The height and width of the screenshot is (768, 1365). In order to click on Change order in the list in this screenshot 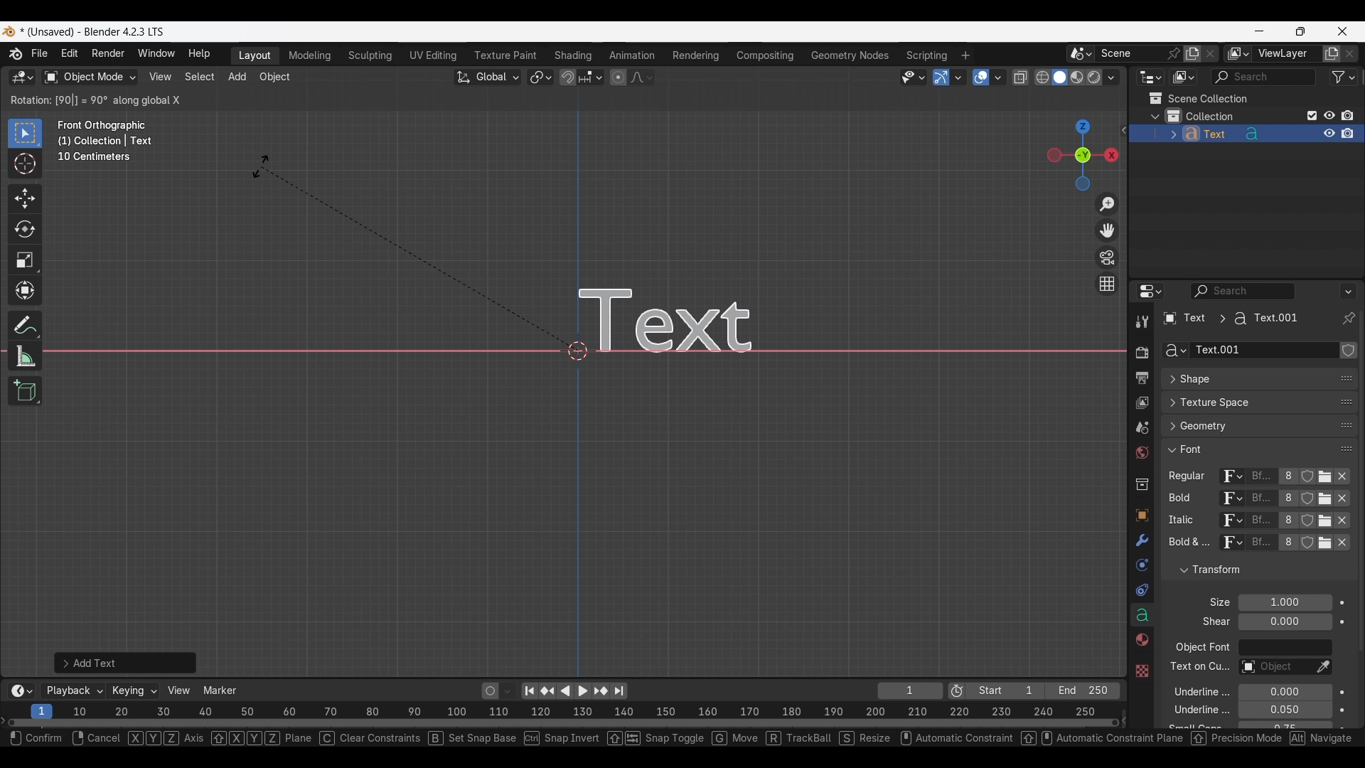, I will do `click(1347, 564)`.